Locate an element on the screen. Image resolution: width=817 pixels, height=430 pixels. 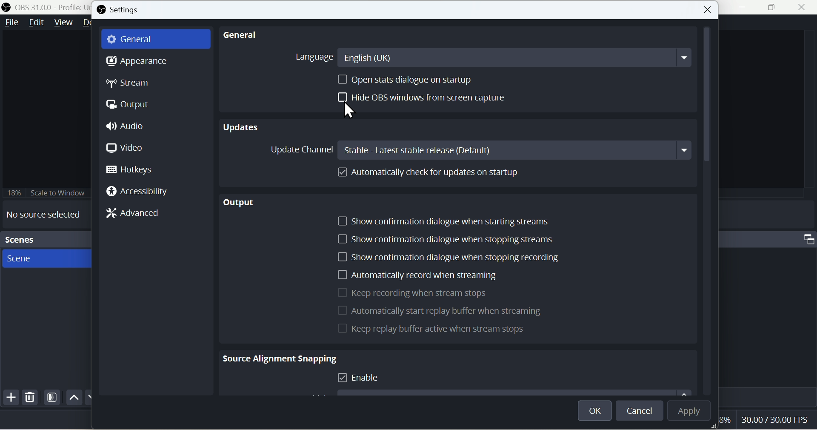
Show confirmation dialogue when starting streams is located at coordinates (449, 221).